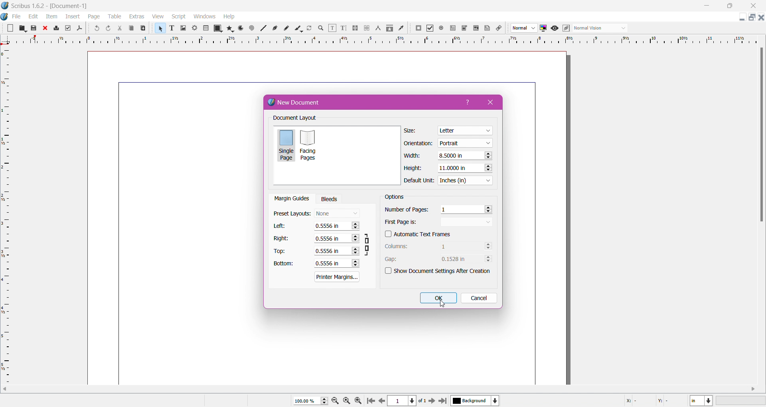 This screenshot has height=407, width=766. I want to click on Windows, so click(204, 16).